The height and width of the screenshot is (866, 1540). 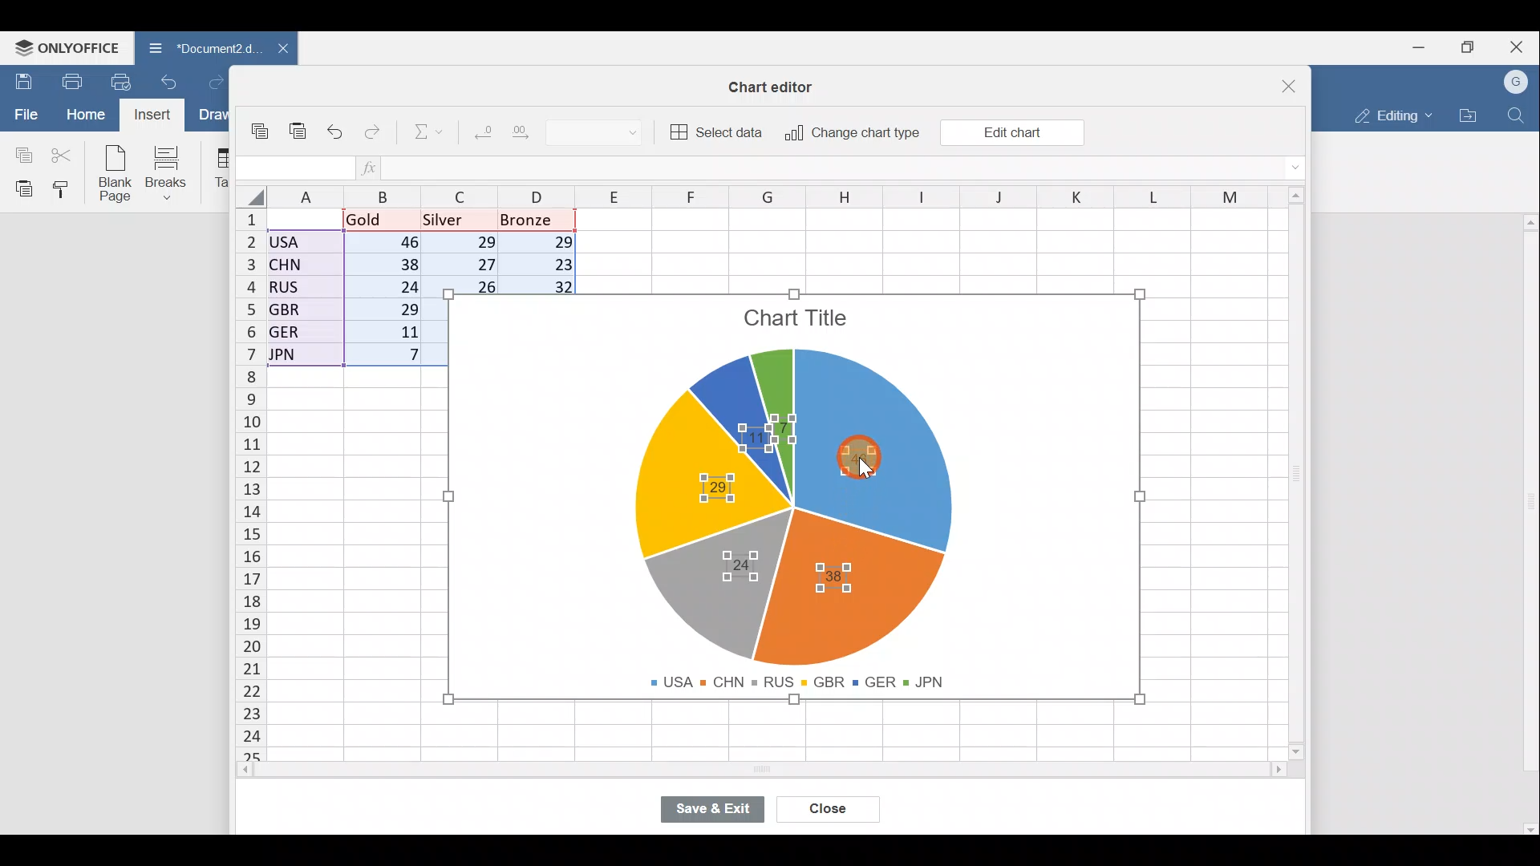 I want to click on Copy, so click(x=20, y=152).